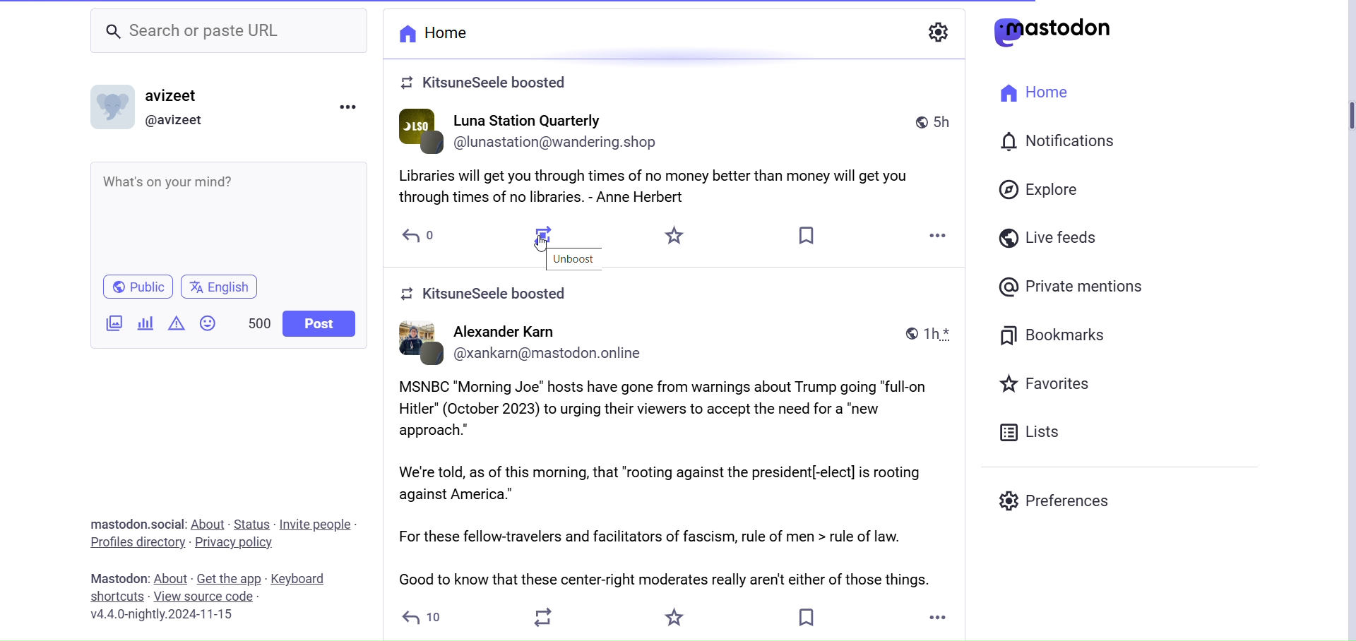  I want to click on Boost, so click(547, 617).